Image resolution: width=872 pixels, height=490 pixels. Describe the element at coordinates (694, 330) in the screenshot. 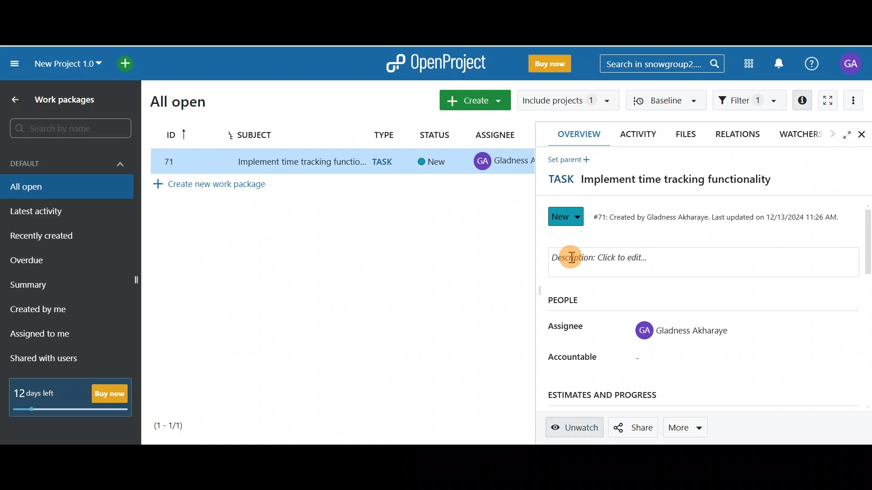

I see `Gladness Akharaye` at that location.